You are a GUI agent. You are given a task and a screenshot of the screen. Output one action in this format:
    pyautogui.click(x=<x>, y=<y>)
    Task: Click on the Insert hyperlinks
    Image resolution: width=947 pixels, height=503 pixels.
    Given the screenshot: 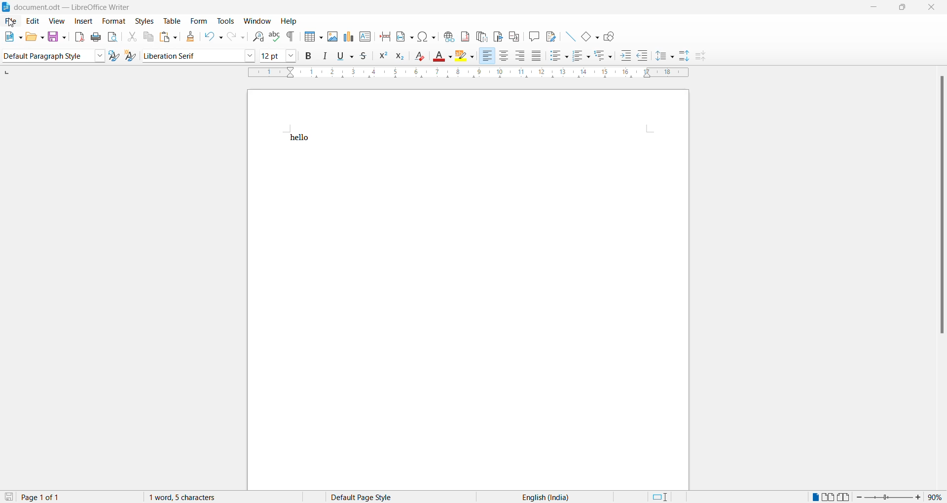 What is the action you would take?
    pyautogui.click(x=447, y=36)
    